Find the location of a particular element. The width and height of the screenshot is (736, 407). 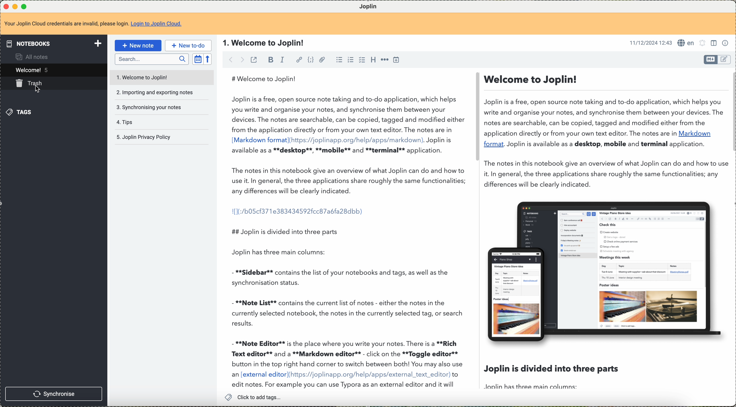

numbered list is located at coordinates (350, 60).